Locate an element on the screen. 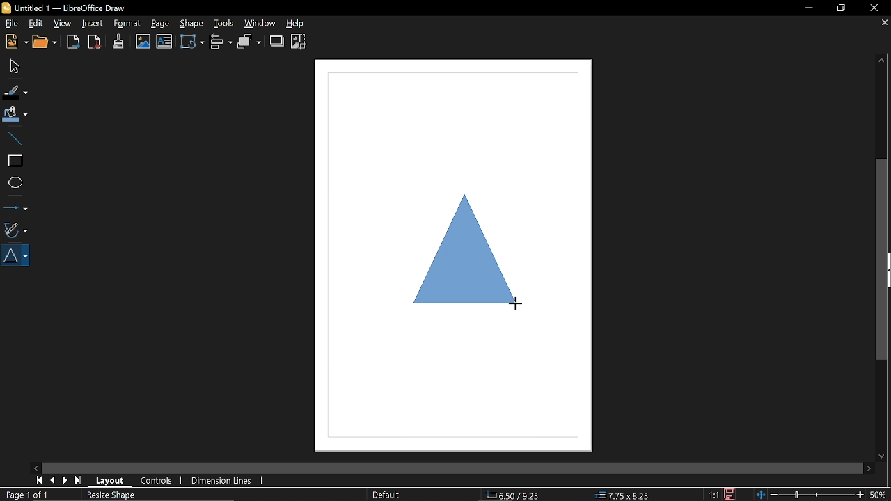  Lines and arrows is located at coordinates (15, 205).